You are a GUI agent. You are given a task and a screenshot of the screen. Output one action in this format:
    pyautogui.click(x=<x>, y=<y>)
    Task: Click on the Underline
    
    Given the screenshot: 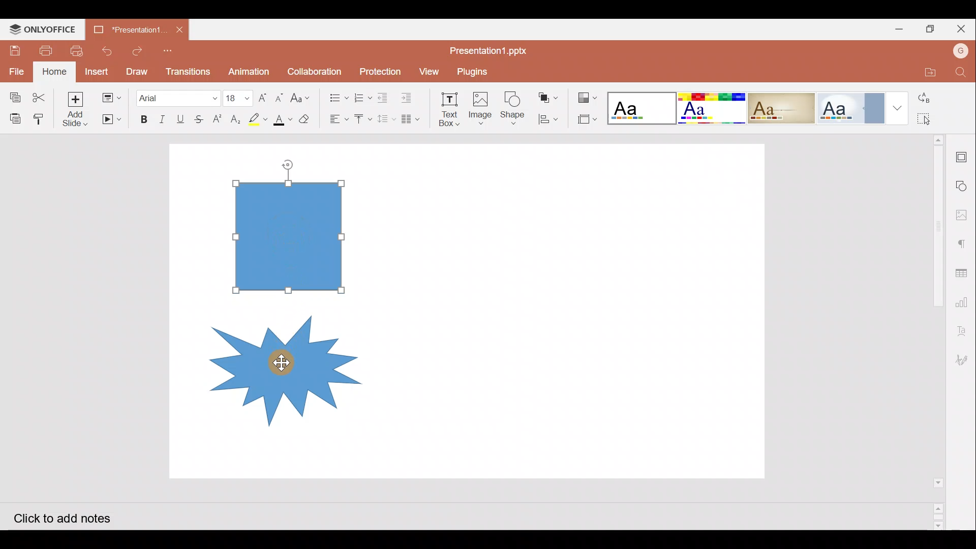 What is the action you would take?
    pyautogui.click(x=182, y=117)
    